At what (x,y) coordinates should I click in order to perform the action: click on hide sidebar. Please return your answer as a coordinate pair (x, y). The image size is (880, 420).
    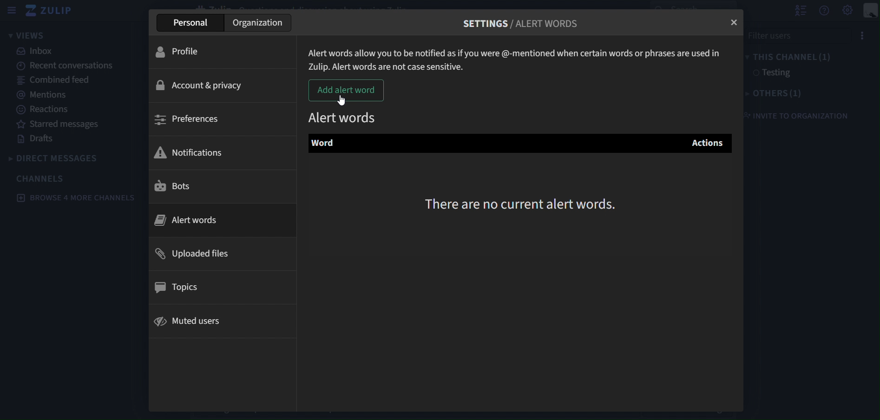
    Looking at the image, I should click on (12, 12).